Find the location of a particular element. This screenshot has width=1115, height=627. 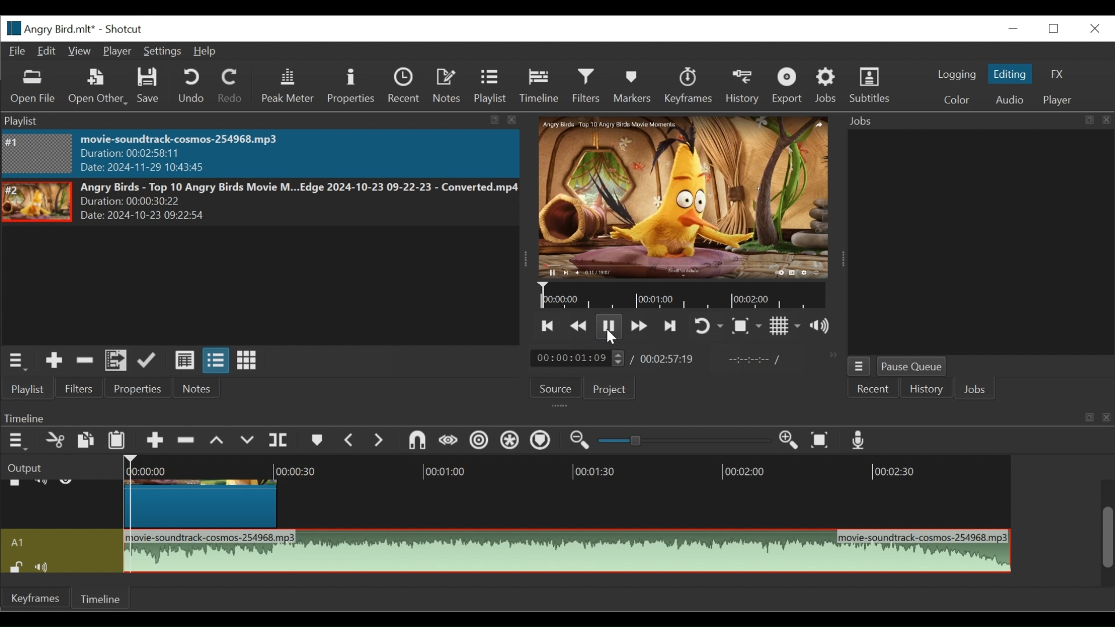

Notes is located at coordinates (445, 85).